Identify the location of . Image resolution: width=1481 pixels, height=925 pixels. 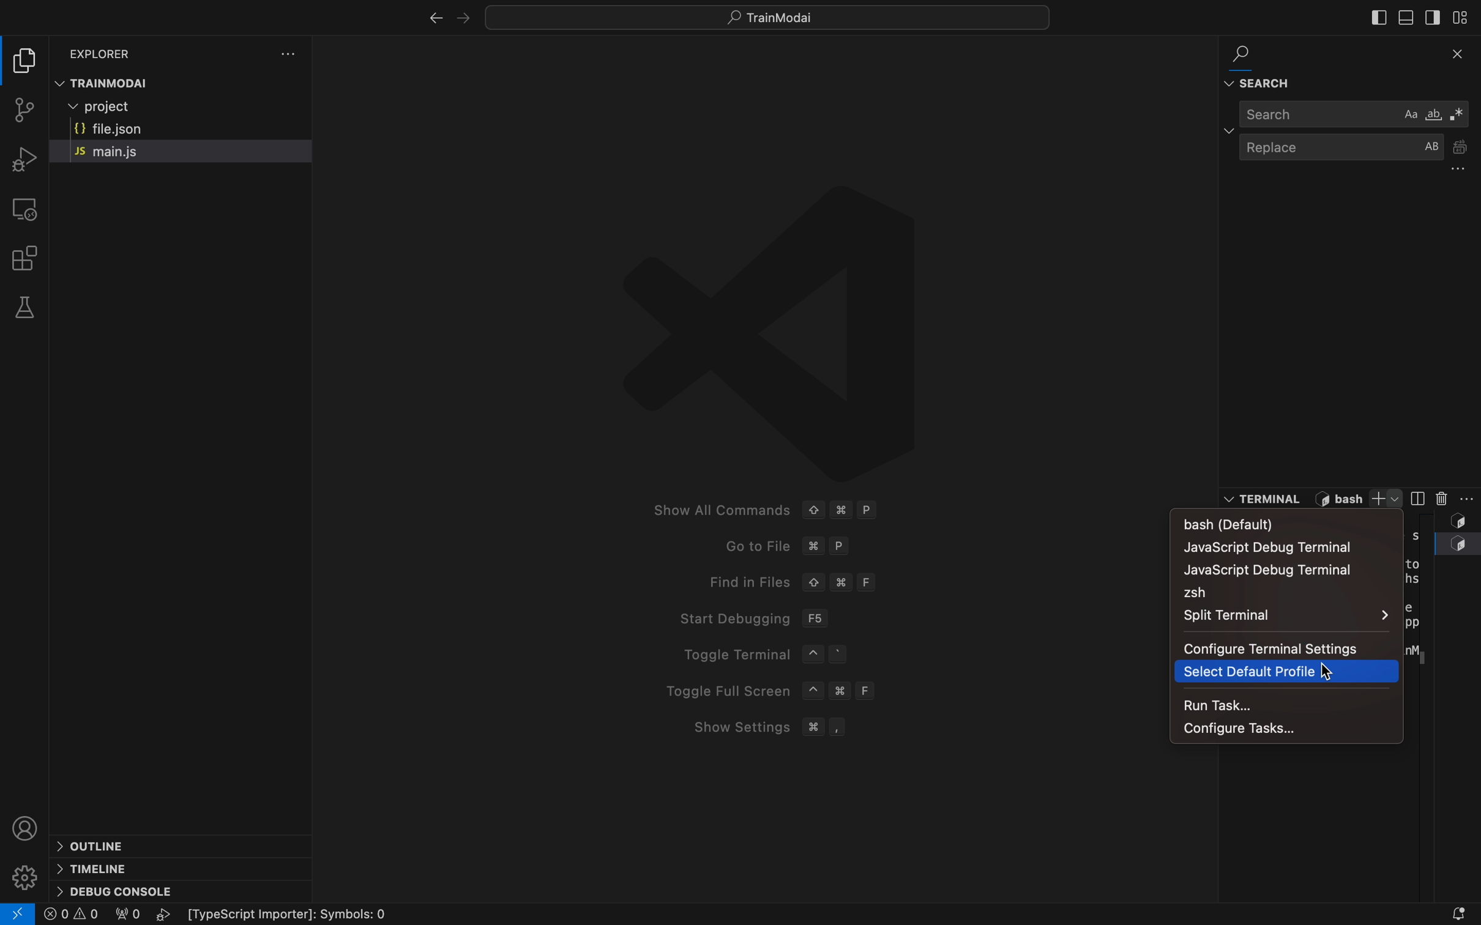
(1297, 570).